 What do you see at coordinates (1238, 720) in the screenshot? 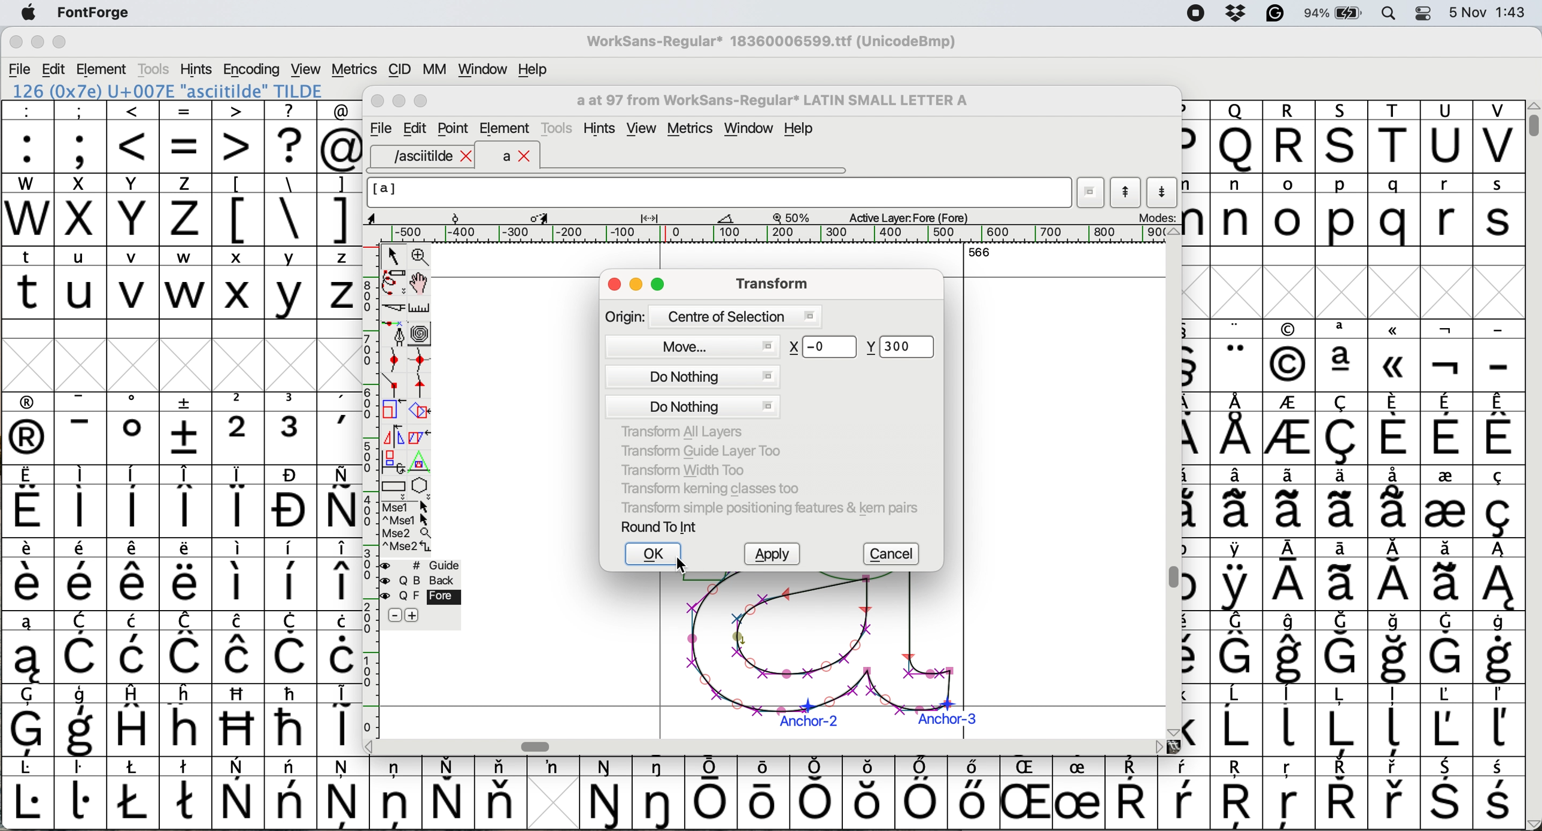
I see `symbol` at bounding box center [1238, 720].